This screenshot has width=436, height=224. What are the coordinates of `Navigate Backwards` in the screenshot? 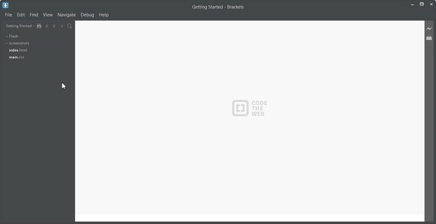 It's located at (46, 26).